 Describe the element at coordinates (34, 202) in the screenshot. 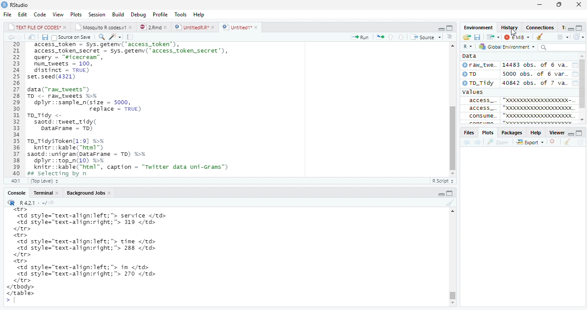

I see `“R R421: ~/` at that location.